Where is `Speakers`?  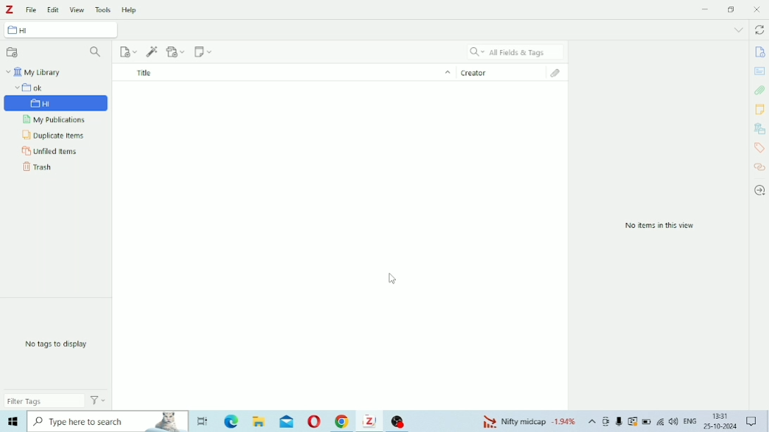
Speakers is located at coordinates (674, 421).